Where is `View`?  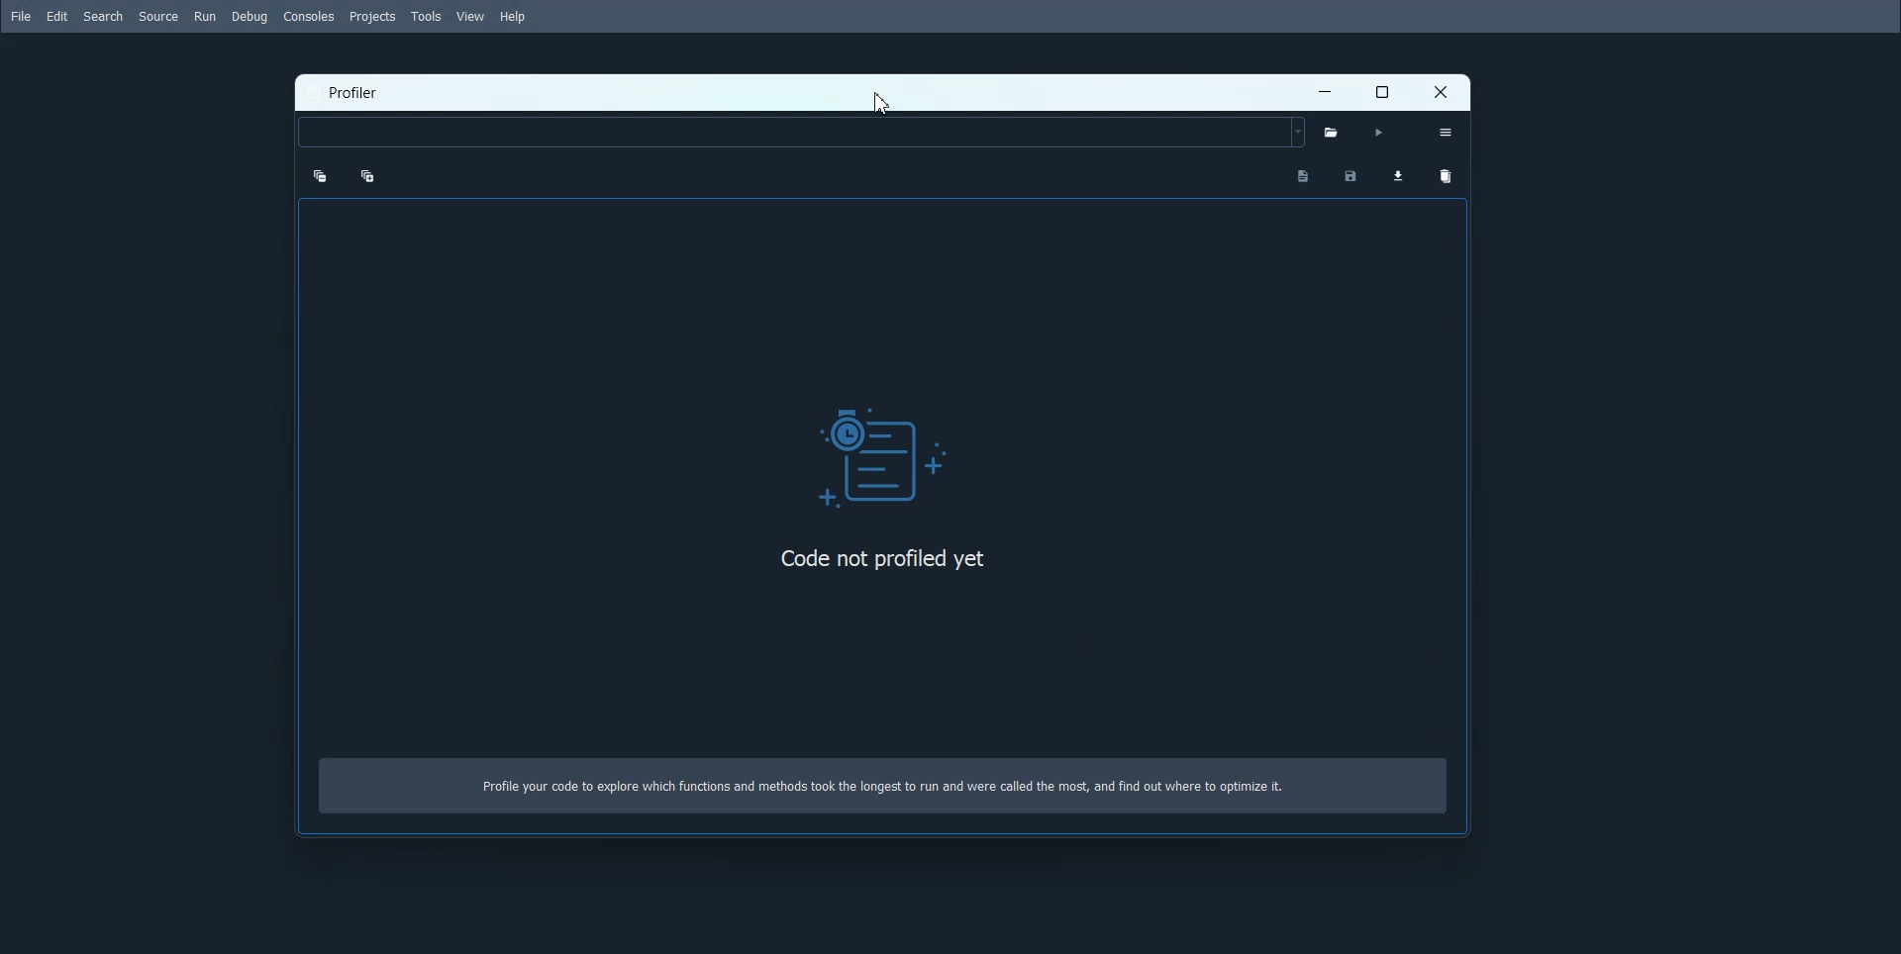
View is located at coordinates (471, 16).